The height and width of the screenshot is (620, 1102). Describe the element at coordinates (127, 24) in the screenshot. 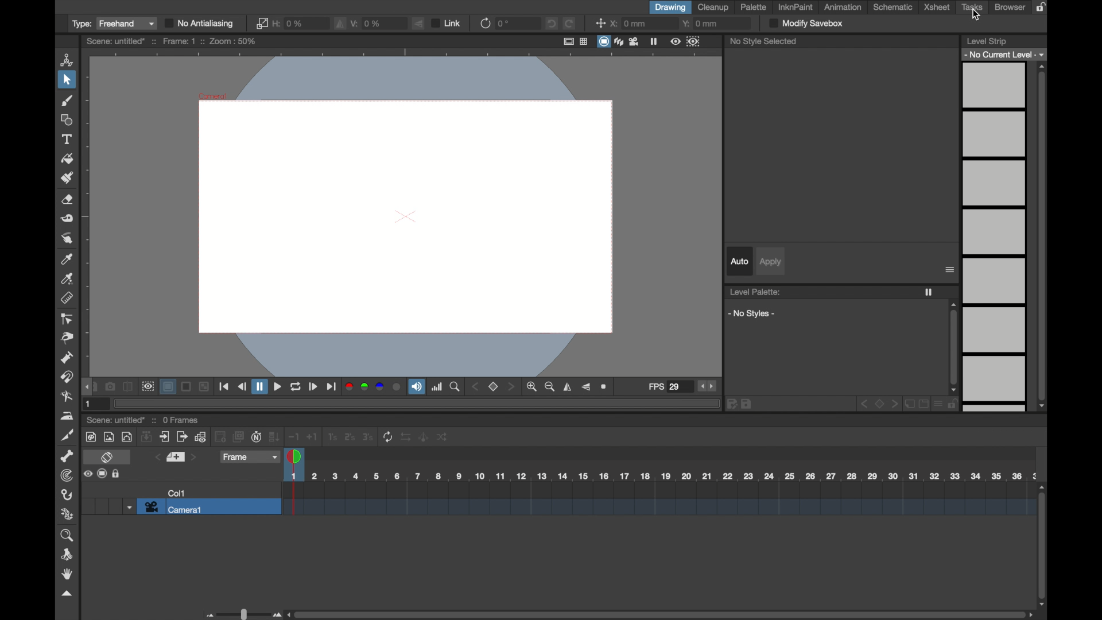

I see `Freehand` at that location.